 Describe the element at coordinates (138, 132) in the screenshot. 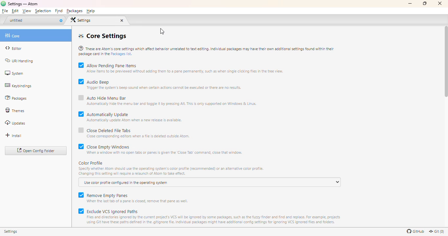

I see `close deleted file tabs` at that location.